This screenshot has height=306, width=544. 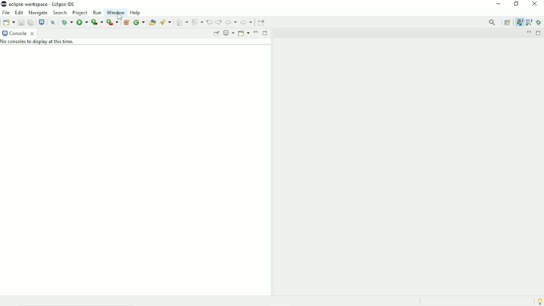 What do you see at coordinates (166, 22) in the screenshot?
I see `Search` at bounding box center [166, 22].